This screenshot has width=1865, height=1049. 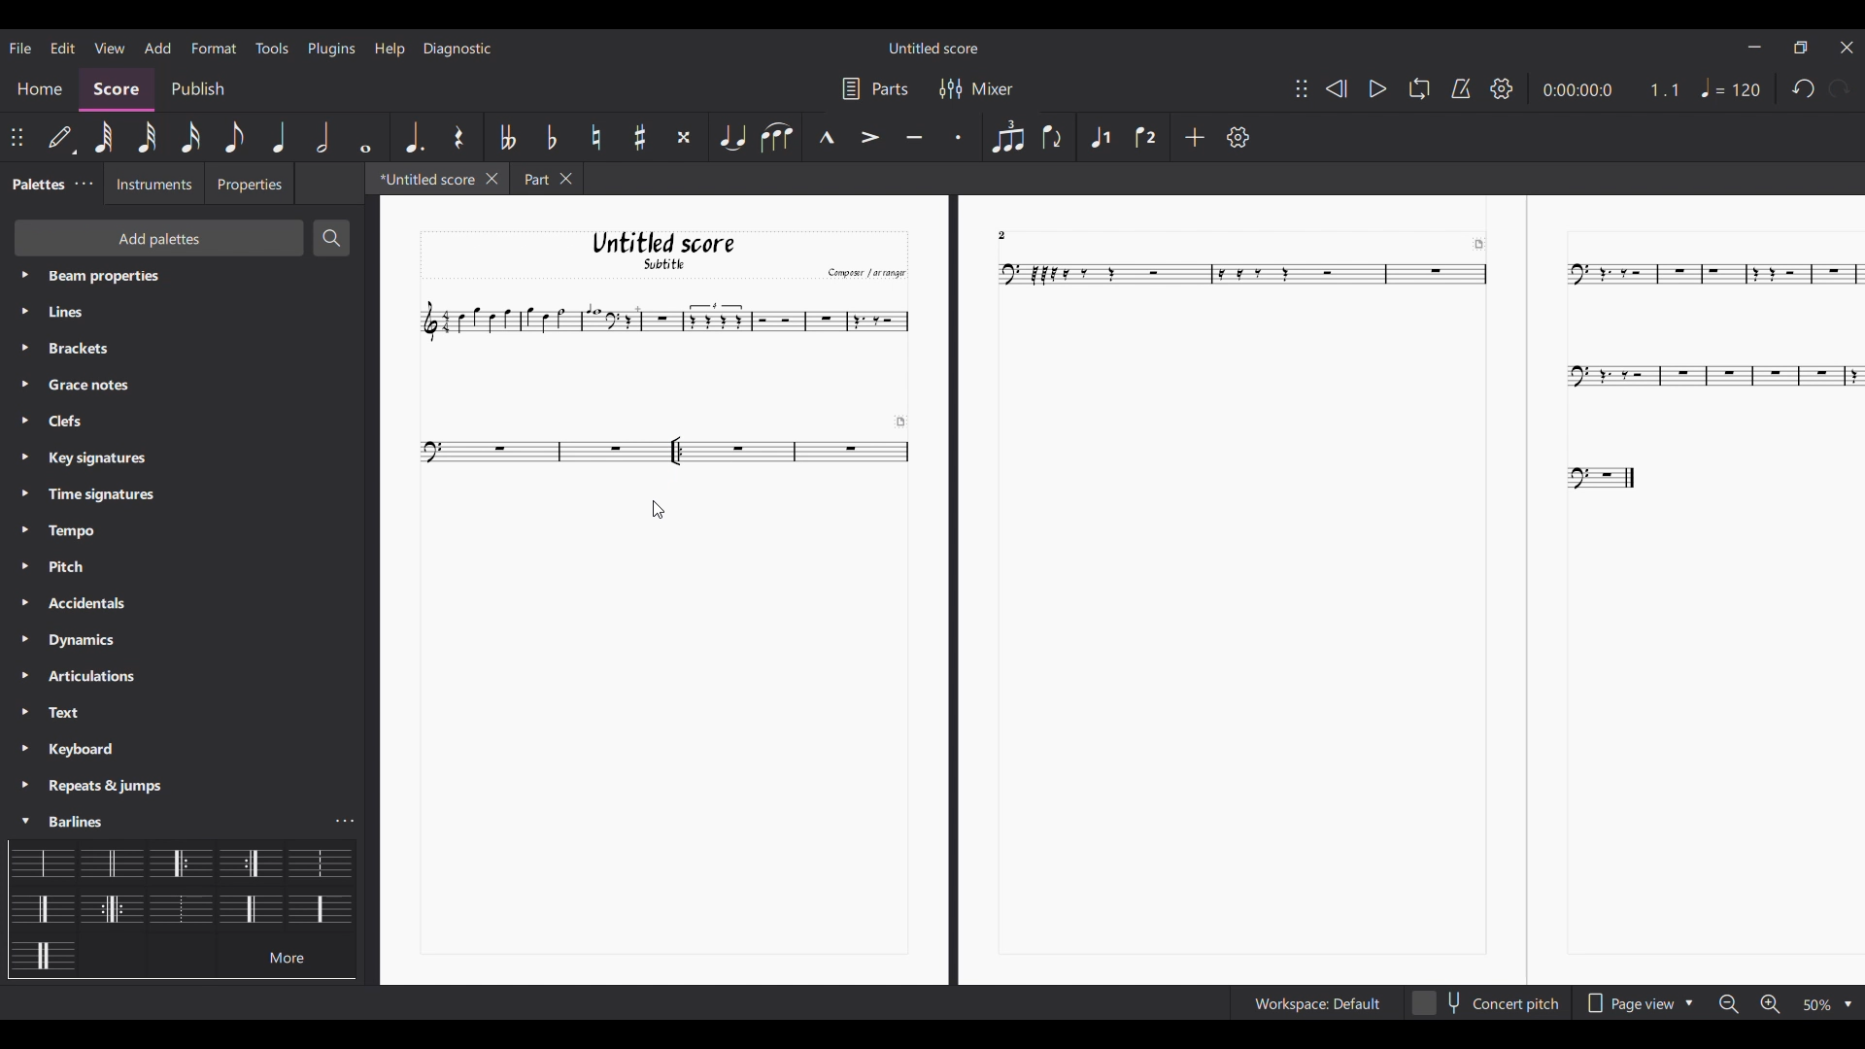 What do you see at coordinates (99, 386) in the screenshot?
I see `Palette settings` at bounding box center [99, 386].